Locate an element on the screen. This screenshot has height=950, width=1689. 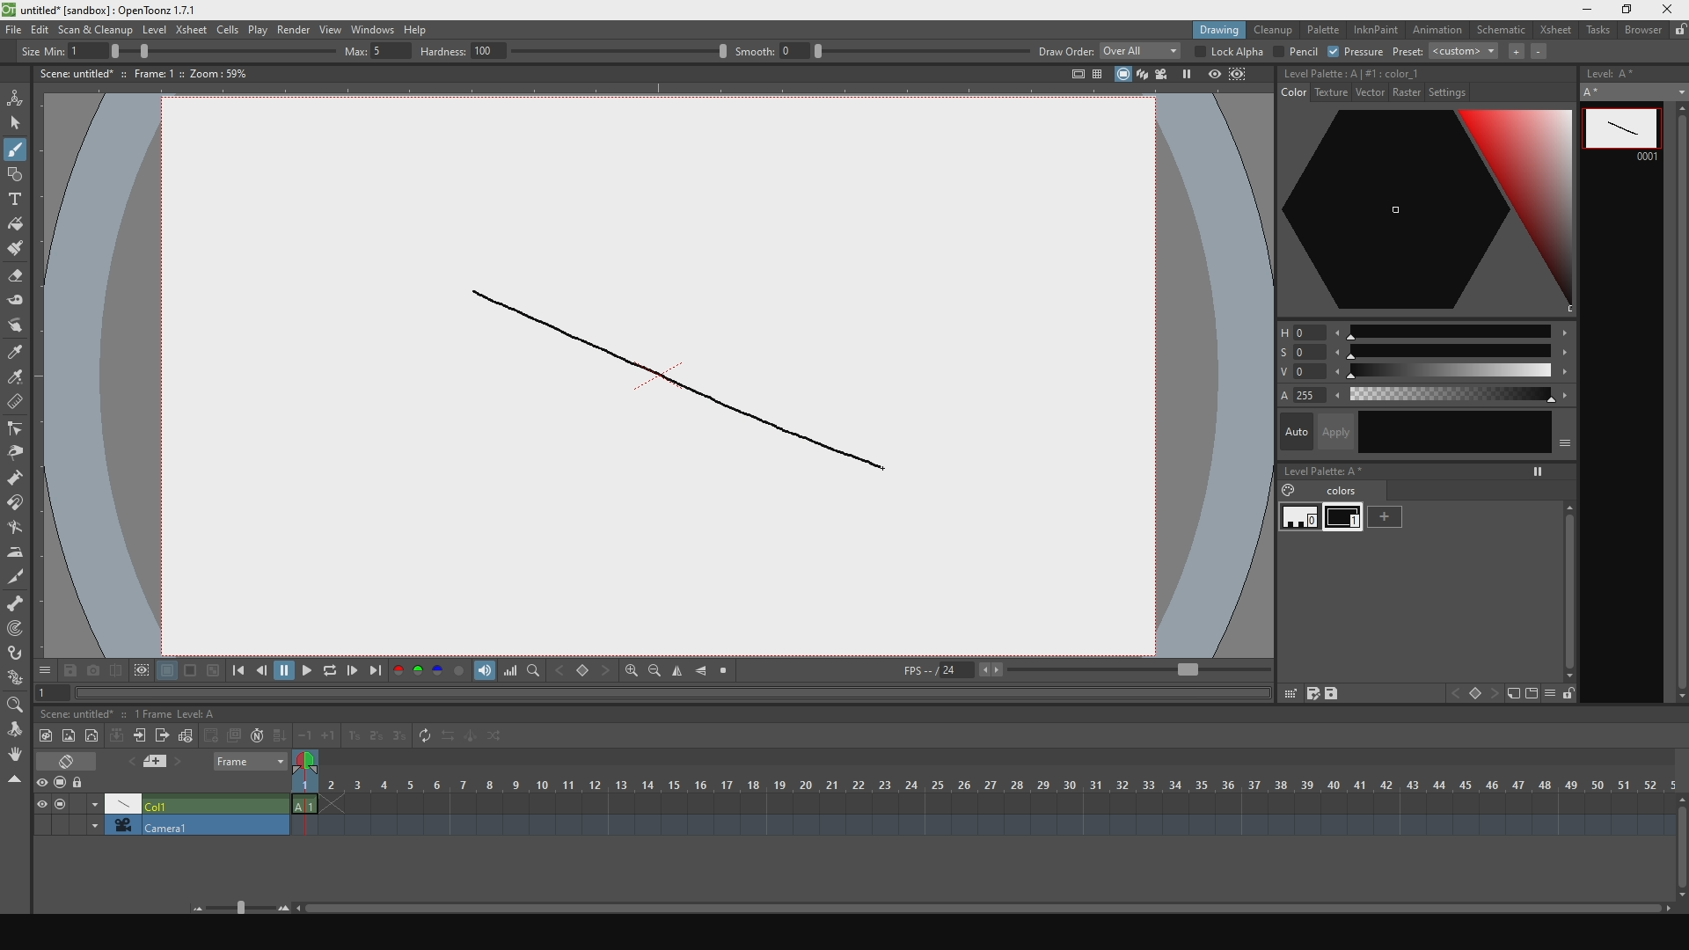
text is located at coordinates (17, 197).